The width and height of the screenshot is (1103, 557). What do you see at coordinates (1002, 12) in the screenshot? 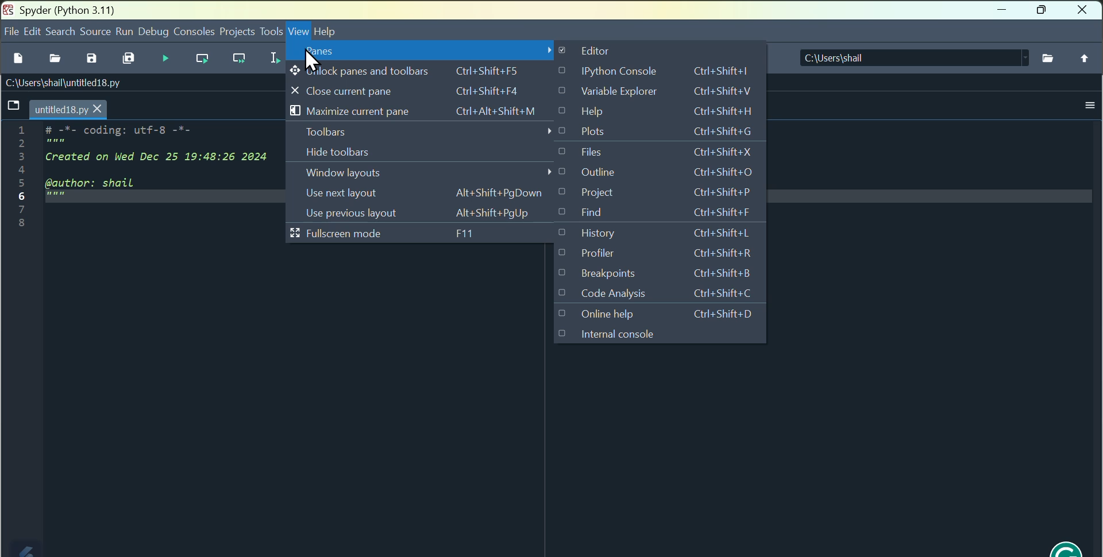
I see `minimise` at bounding box center [1002, 12].